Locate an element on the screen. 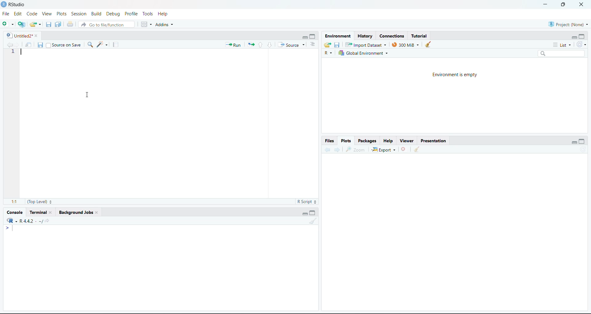 The height and width of the screenshot is (314, 591). File is located at coordinates (5, 14).